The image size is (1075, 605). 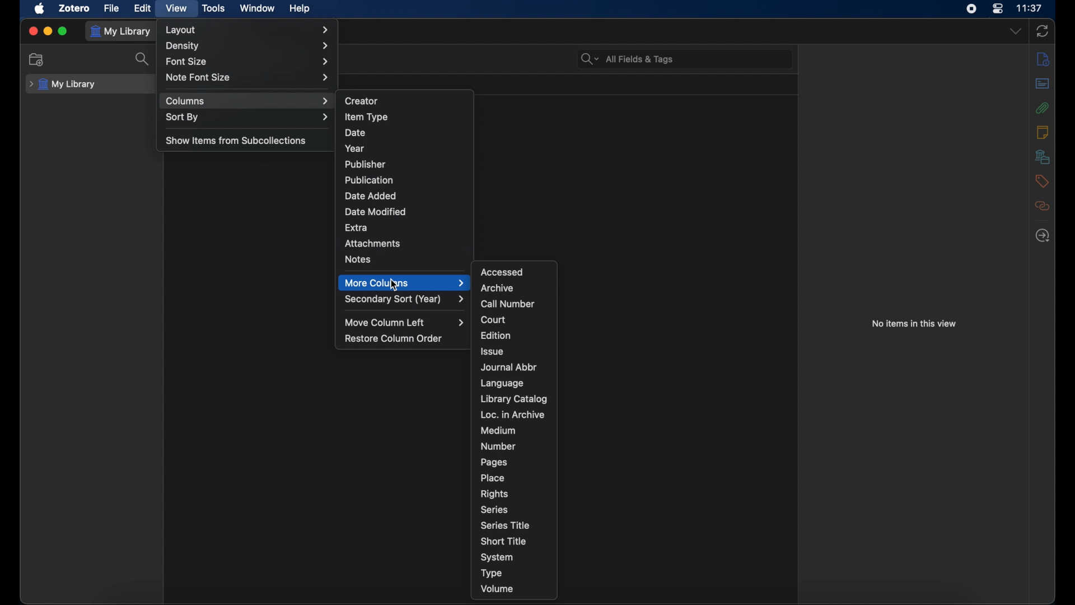 I want to click on sort by, so click(x=246, y=117).